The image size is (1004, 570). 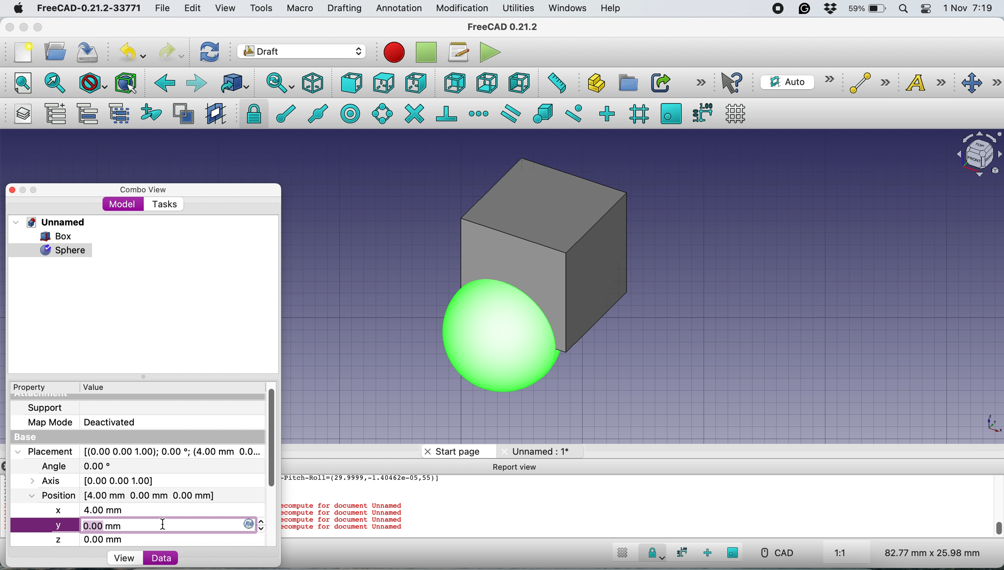 I want to click on sphere selected, so click(x=51, y=248).